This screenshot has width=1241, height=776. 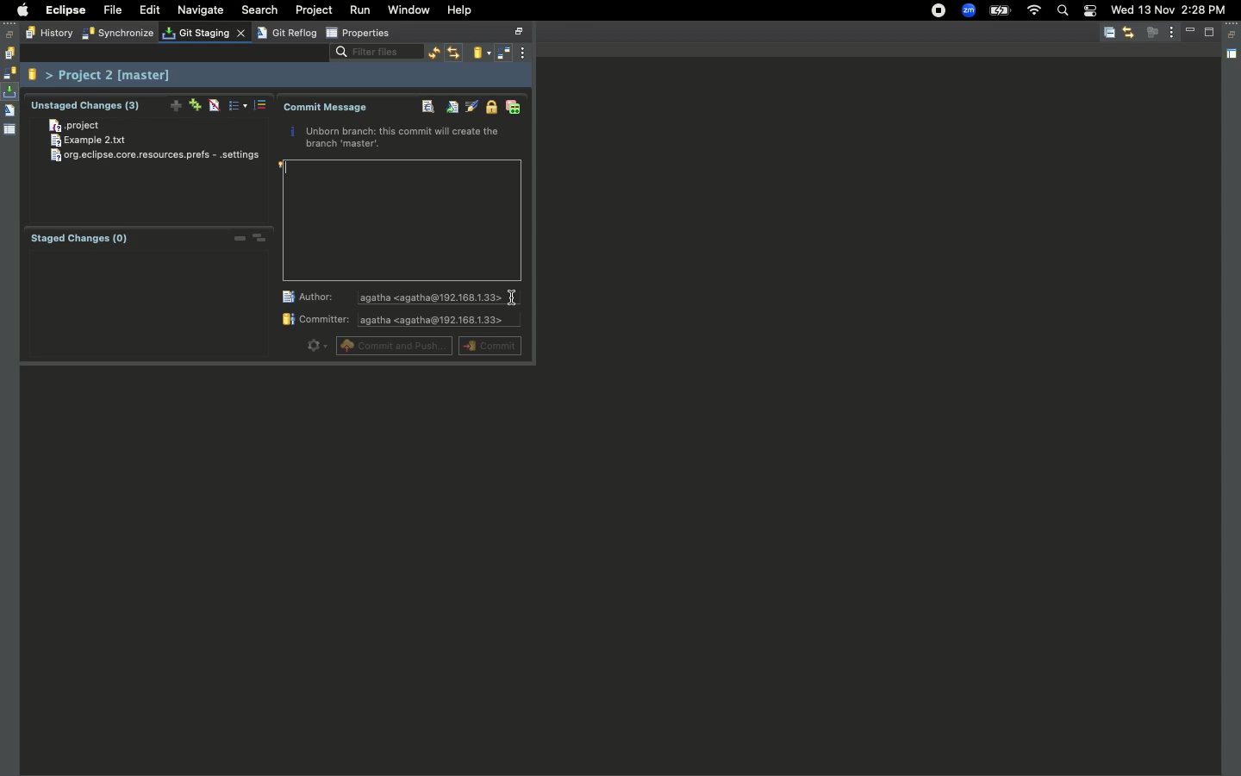 What do you see at coordinates (505, 54) in the screenshot?
I see `Compare mode` at bounding box center [505, 54].